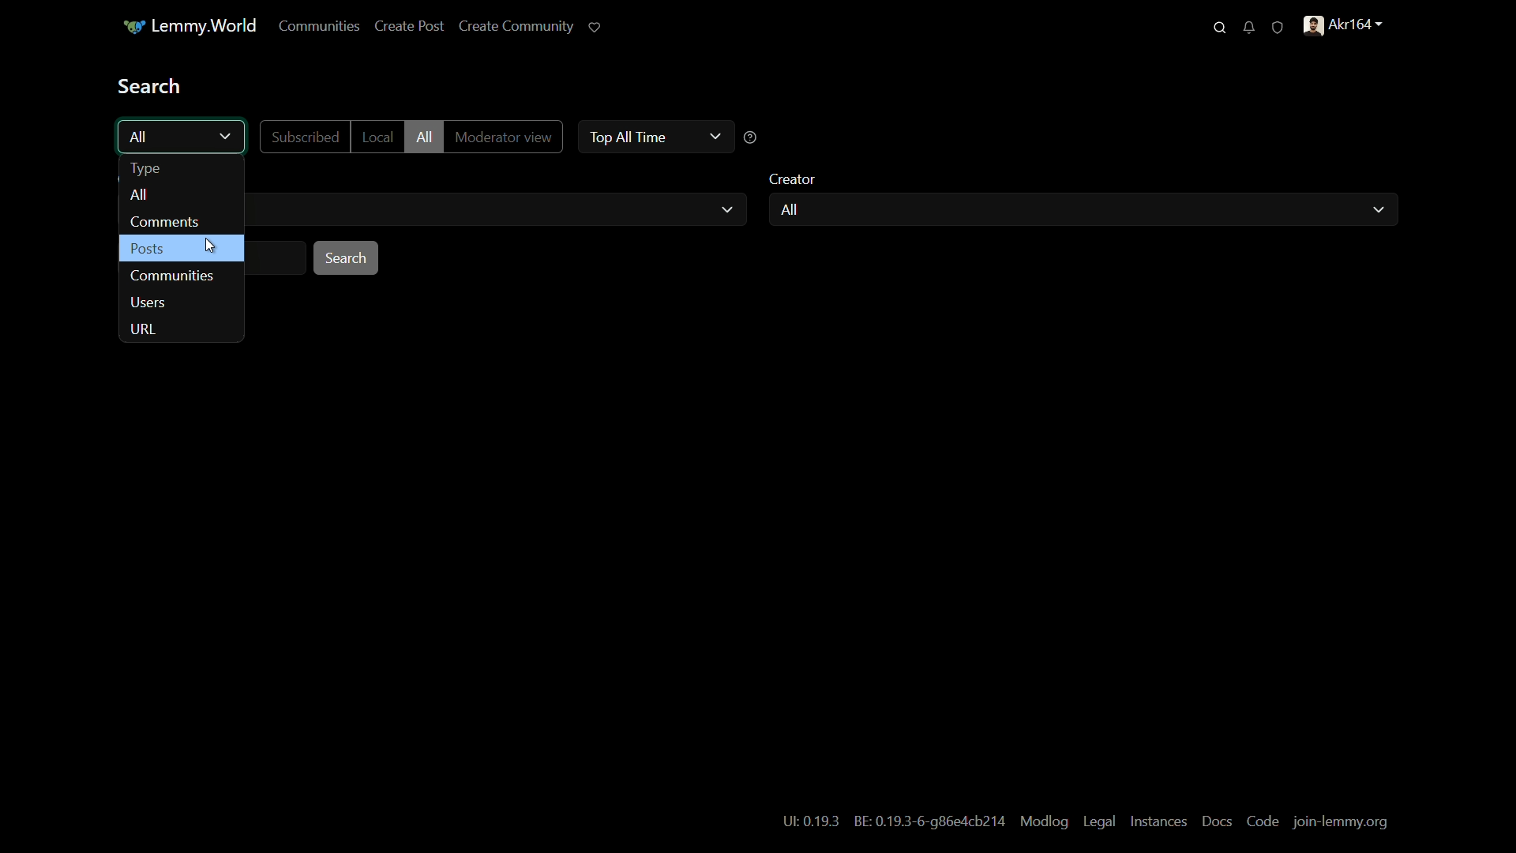 The image size is (1516, 853). Describe the element at coordinates (146, 250) in the screenshot. I see `posts` at that location.